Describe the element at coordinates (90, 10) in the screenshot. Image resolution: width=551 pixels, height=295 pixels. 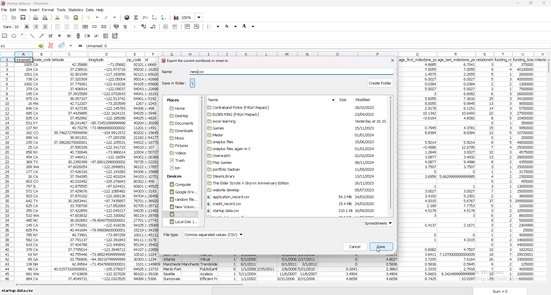
I see `data` at that location.